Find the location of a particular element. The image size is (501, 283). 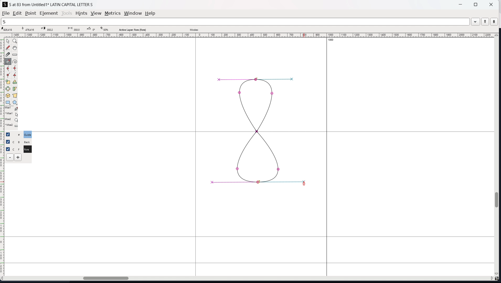

horizontal ruler is located at coordinates (248, 35).